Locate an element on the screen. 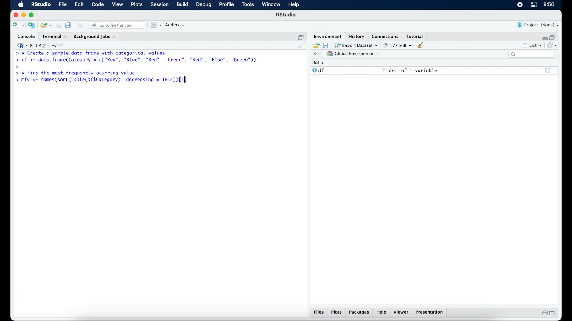 This screenshot has height=321, width=572. minimize is located at coordinates (543, 37).